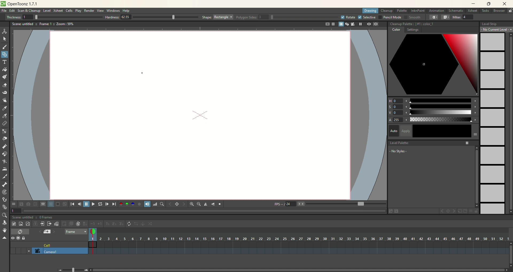 The height and width of the screenshot is (272, 513). Describe the element at coordinates (5, 54) in the screenshot. I see `geometry tool` at that location.